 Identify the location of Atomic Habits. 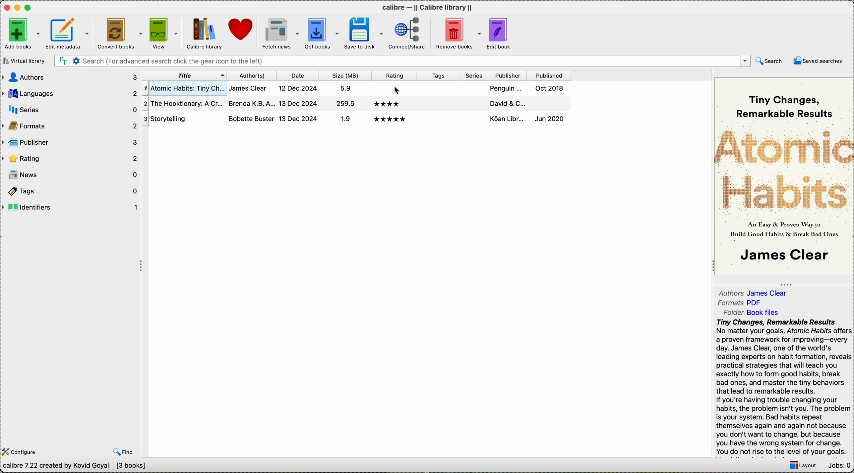
(783, 167).